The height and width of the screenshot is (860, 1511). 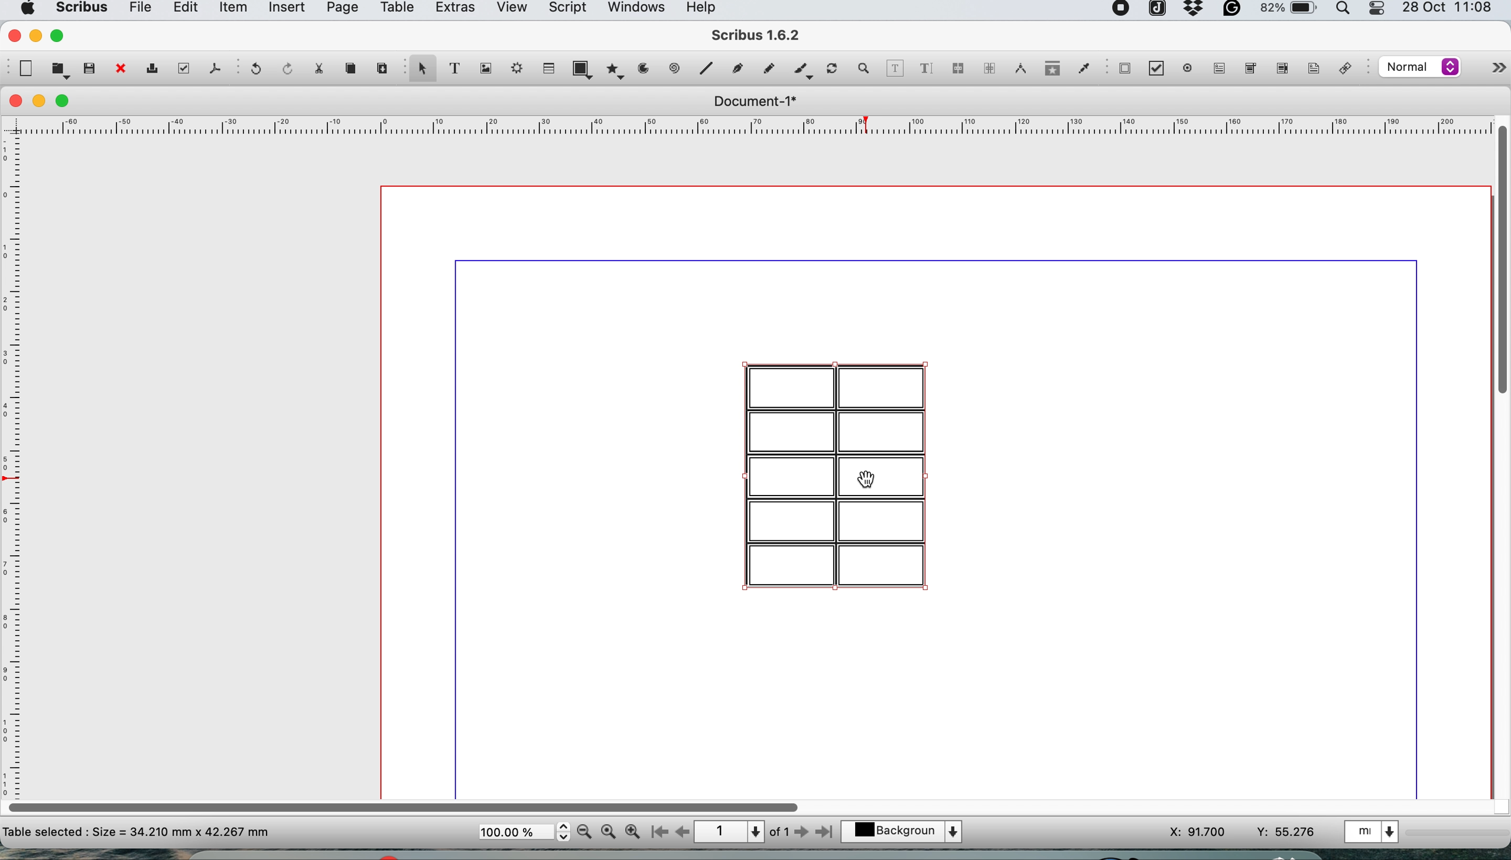 What do you see at coordinates (181, 68) in the screenshot?
I see `preflight verifier` at bounding box center [181, 68].